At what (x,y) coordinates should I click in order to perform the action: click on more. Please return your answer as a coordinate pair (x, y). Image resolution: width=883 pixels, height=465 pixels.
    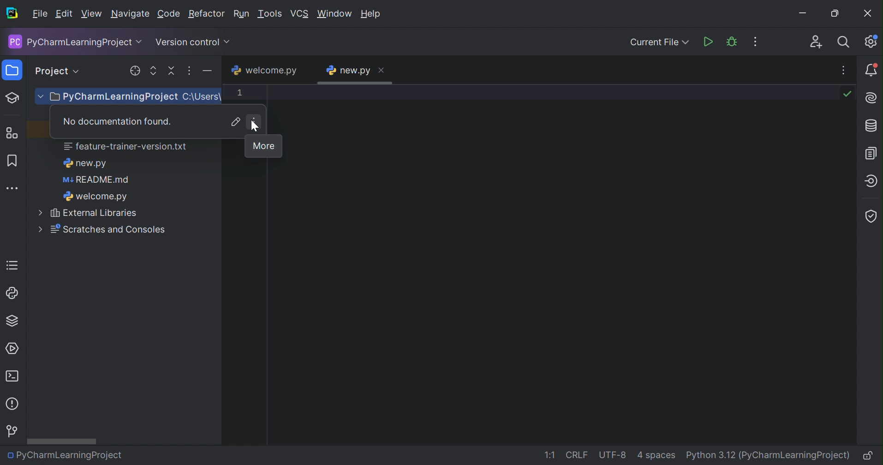
    Looking at the image, I should click on (189, 72).